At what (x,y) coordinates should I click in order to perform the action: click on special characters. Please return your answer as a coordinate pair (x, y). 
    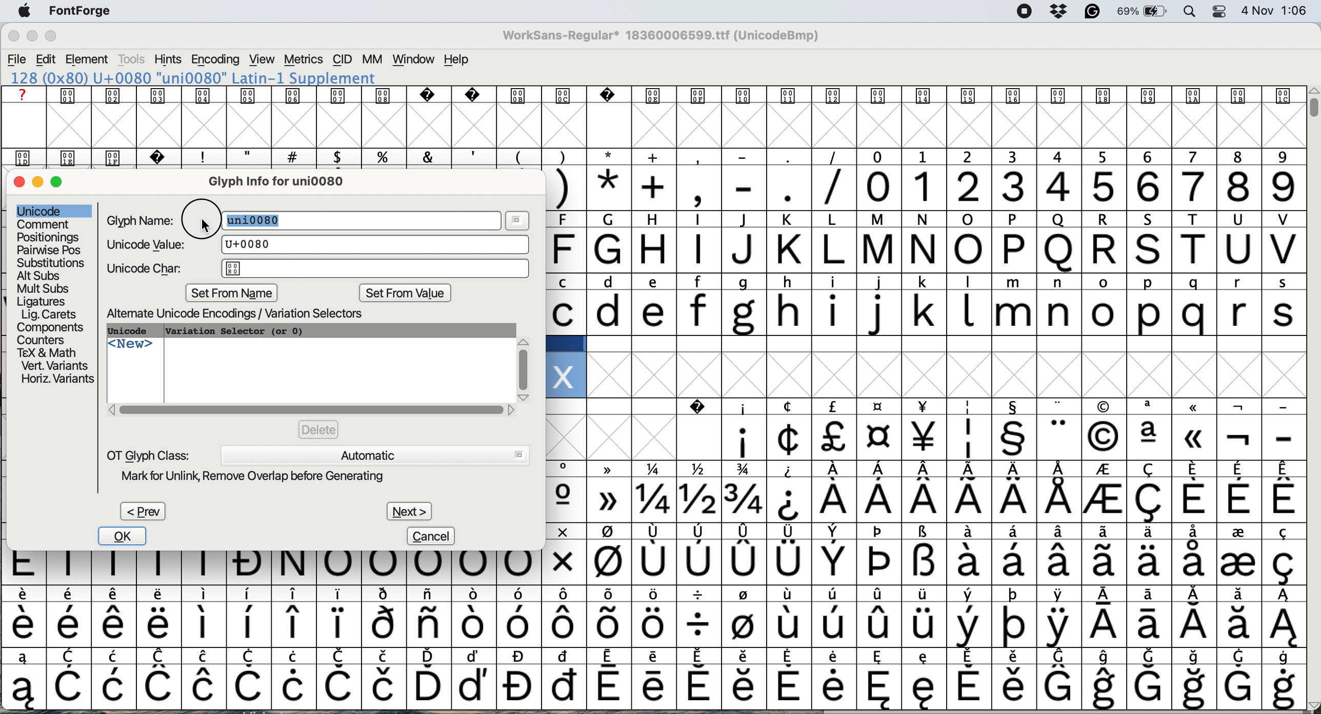
    Looking at the image, I should click on (655, 655).